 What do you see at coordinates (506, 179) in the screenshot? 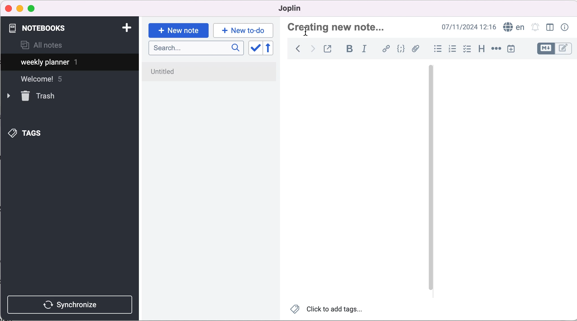
I see `blank canvas` at bounding box center [506, 179].